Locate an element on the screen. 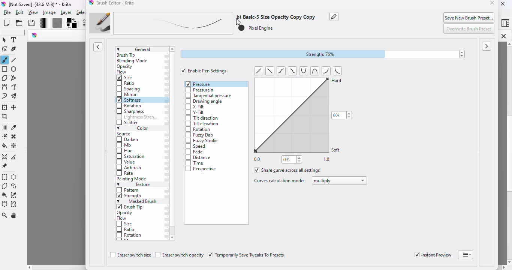 The height and width of the screenshot is (270, 512). bezier curve selection tool is located at coordinates (5, 204).